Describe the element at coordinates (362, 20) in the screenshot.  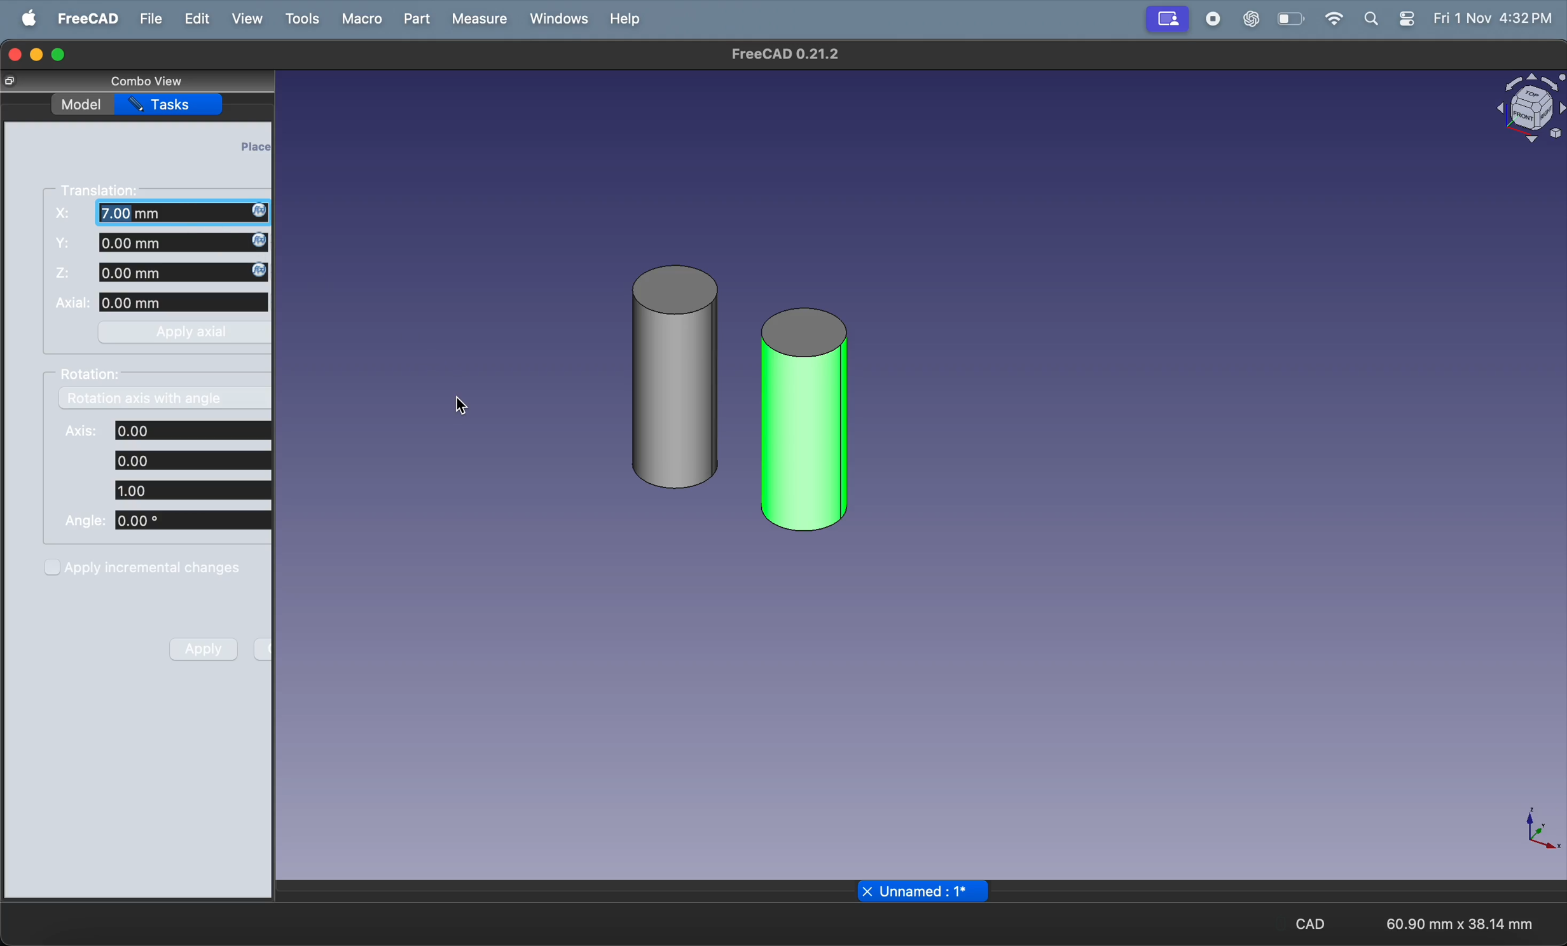
I see `macro` at that location.